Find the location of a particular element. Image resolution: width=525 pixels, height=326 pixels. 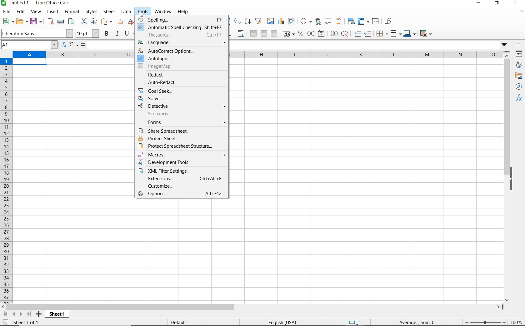

solver is located at coordinates (181, 98).